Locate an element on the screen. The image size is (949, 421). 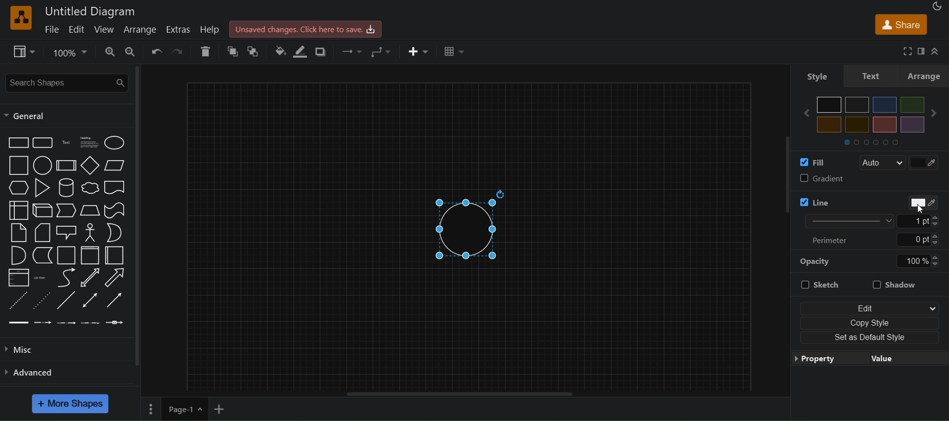
triangle is located at coordinates (44, 188).